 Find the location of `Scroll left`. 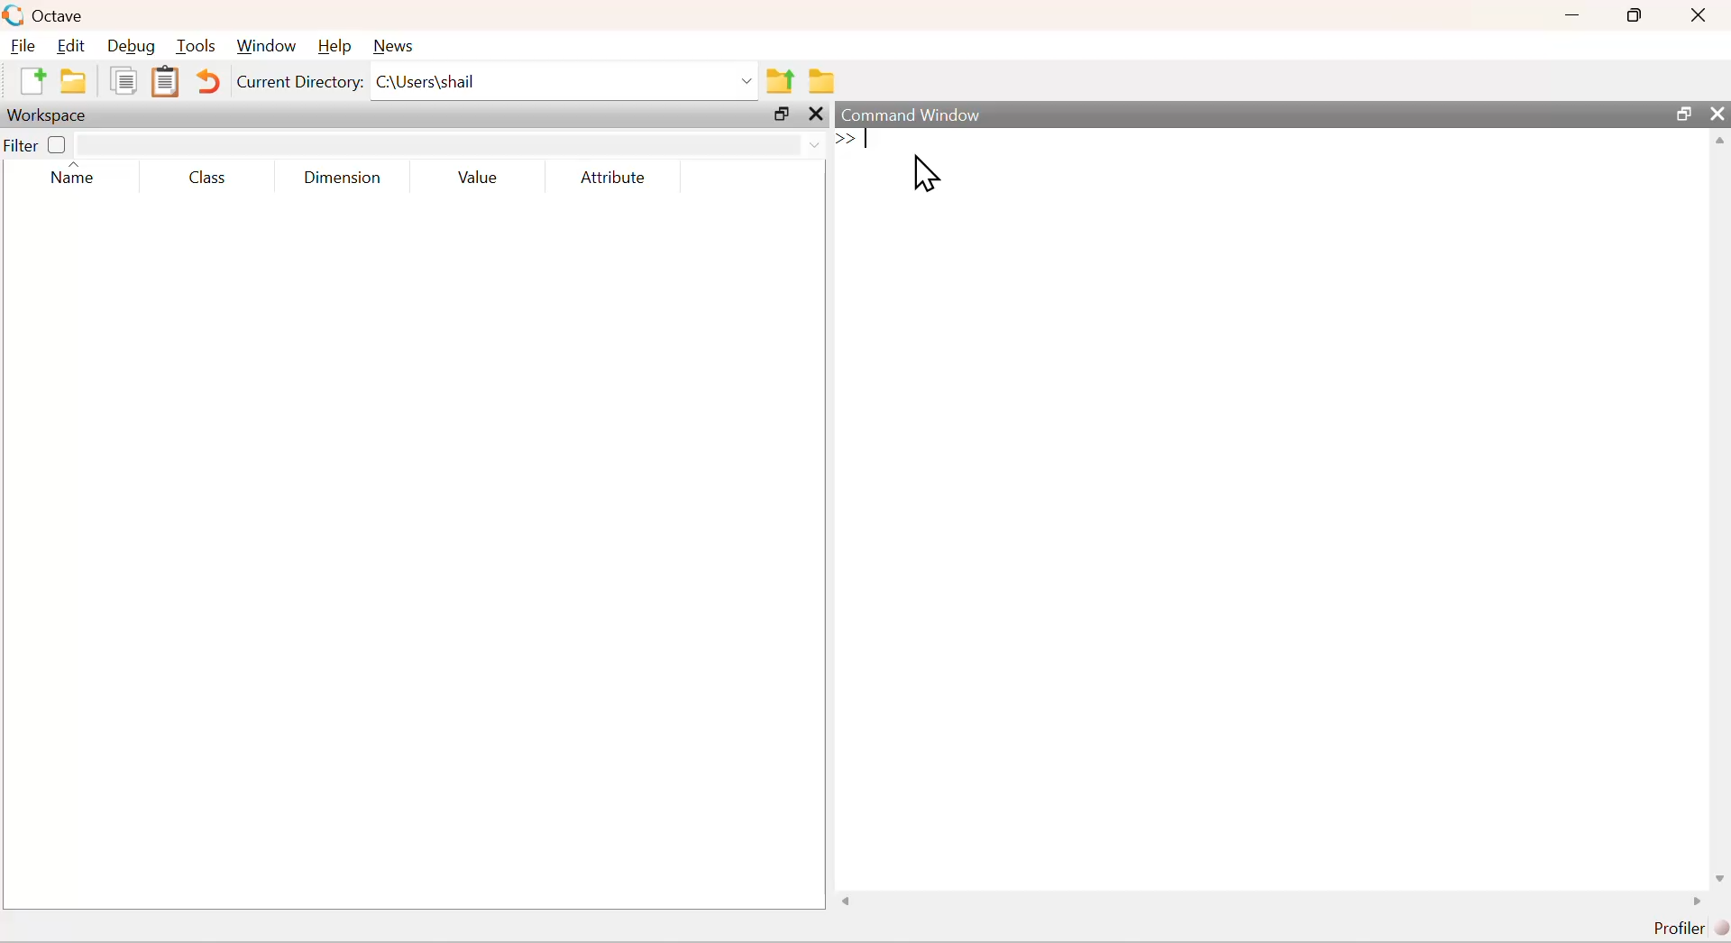

Scroll left is located at coordinates (848, 902).